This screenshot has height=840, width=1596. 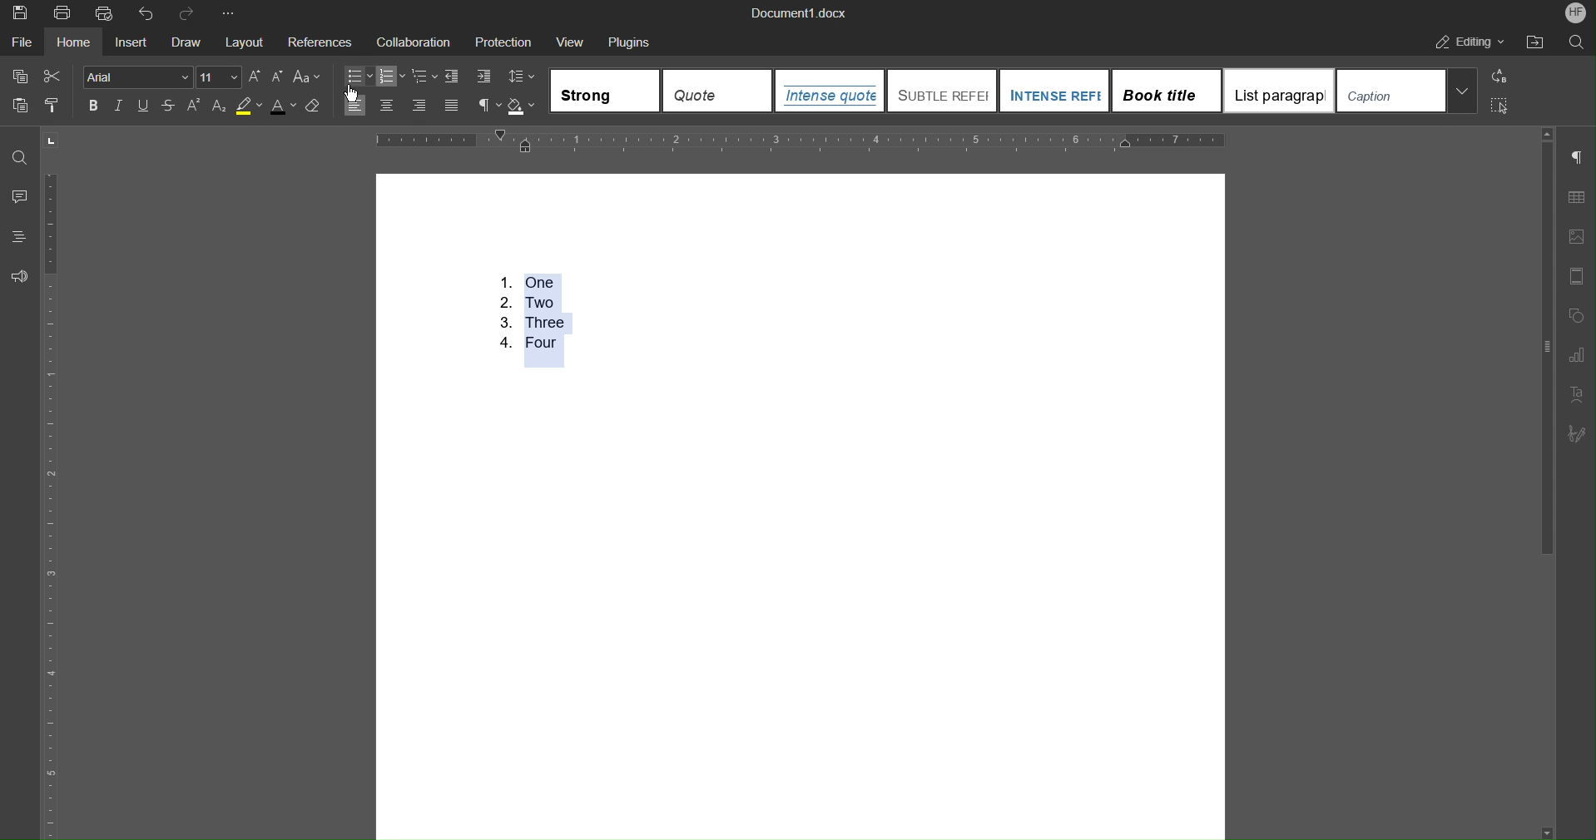 I want to click on Subtle Reference, so click(x=942, y=90).